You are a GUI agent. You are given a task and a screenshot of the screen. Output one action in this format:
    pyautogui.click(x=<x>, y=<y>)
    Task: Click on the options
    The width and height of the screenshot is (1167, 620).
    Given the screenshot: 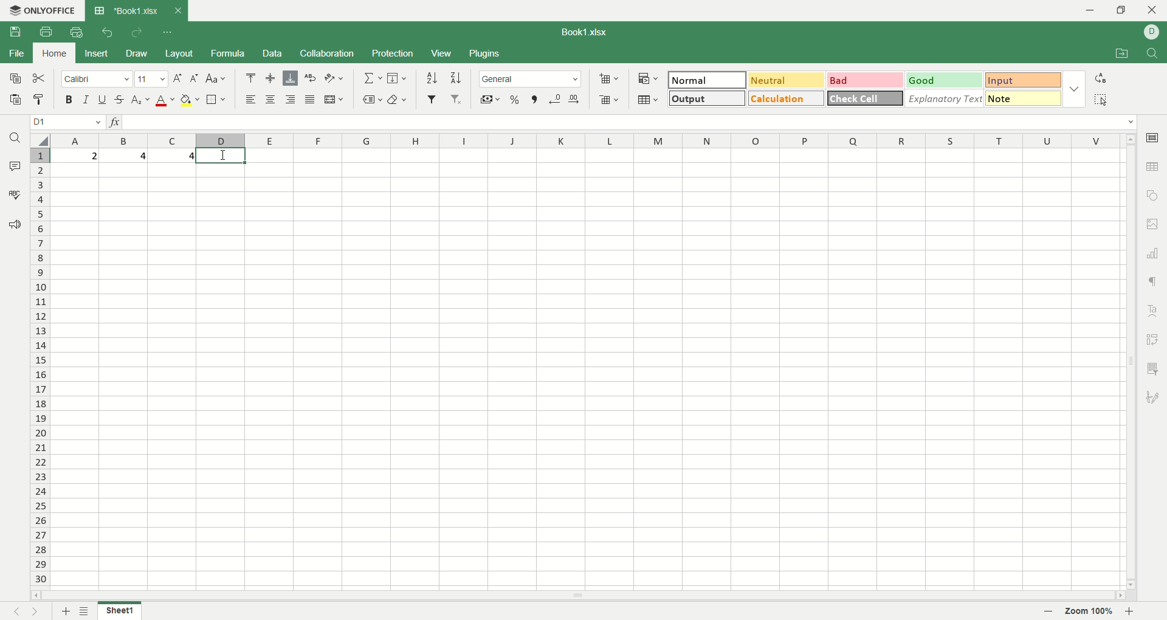 What is the action you would take?
    pyautogui.click(x=1073, y=90)
    